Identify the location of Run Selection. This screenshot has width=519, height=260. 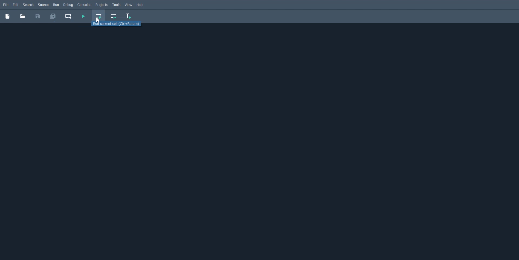
(129, 16).